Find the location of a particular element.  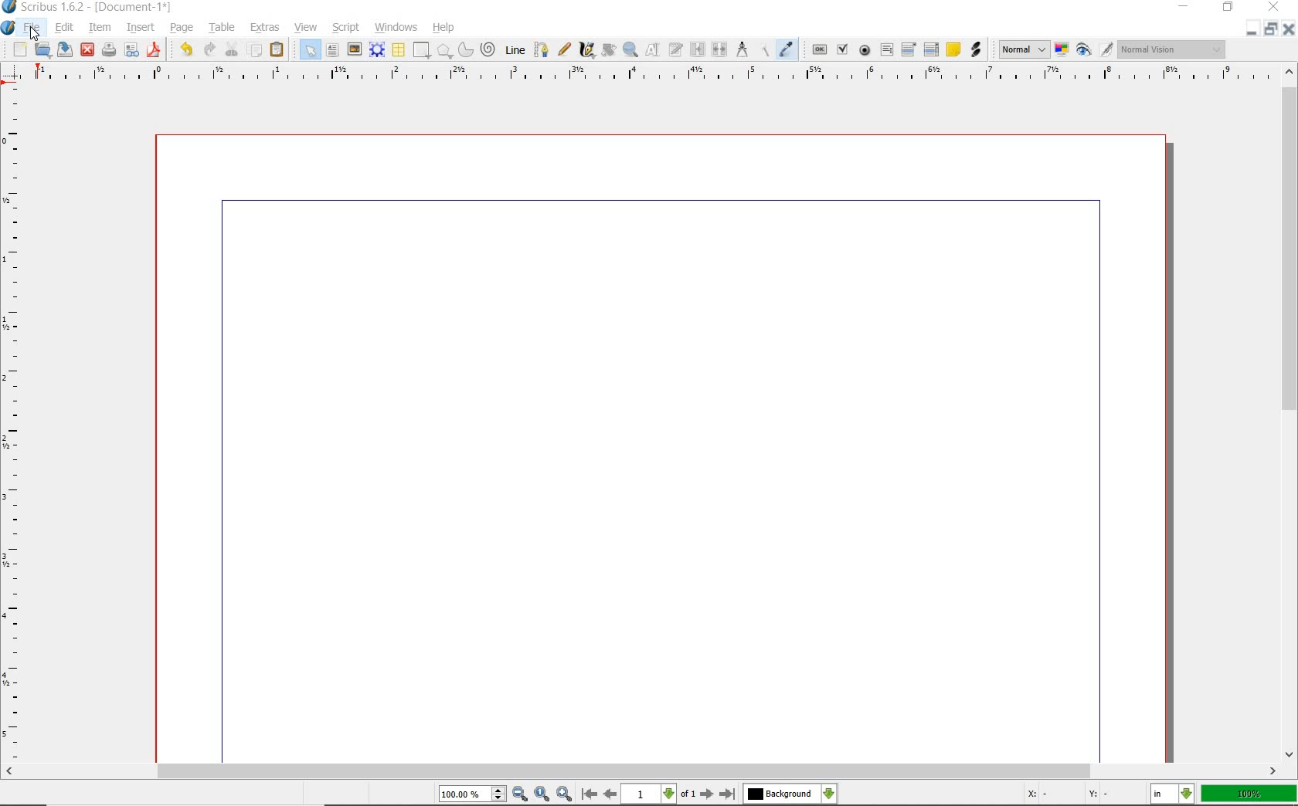

edit contents of frame is located at coordinates (654, 49).